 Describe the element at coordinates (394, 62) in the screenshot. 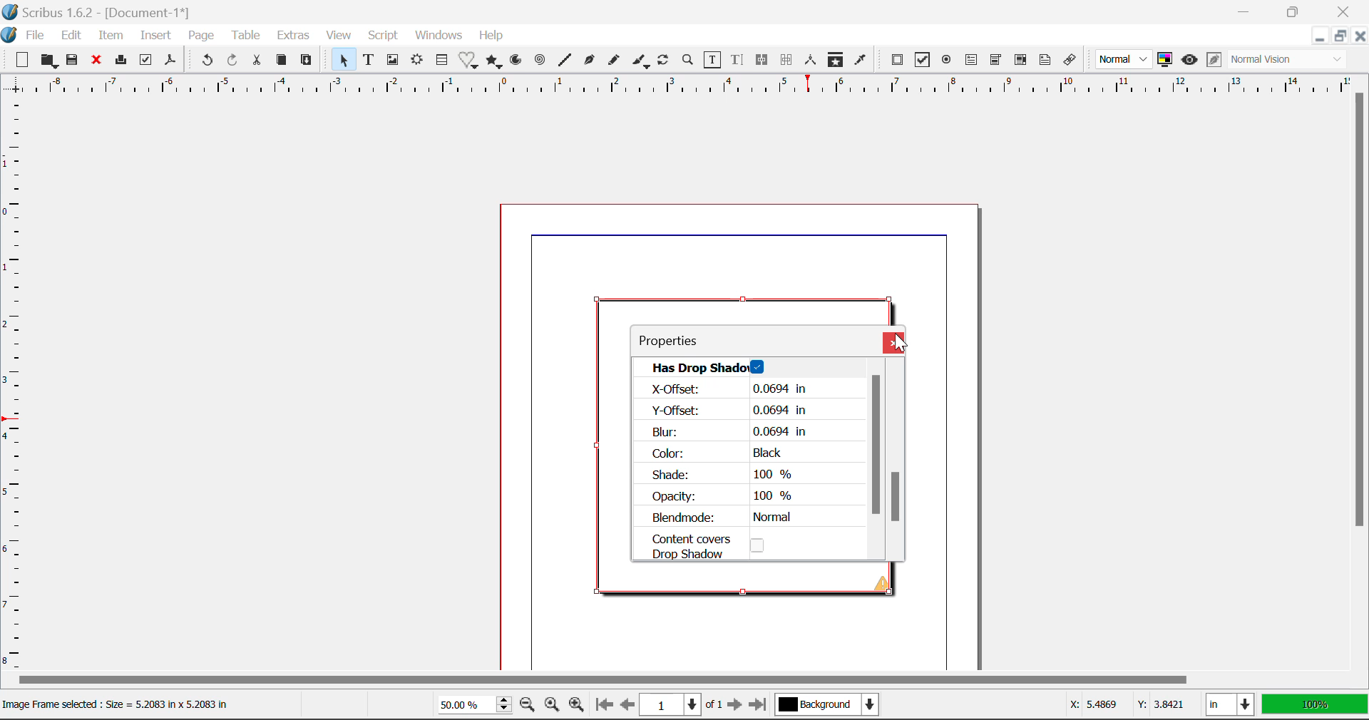

I see `Image Frame` at that location.